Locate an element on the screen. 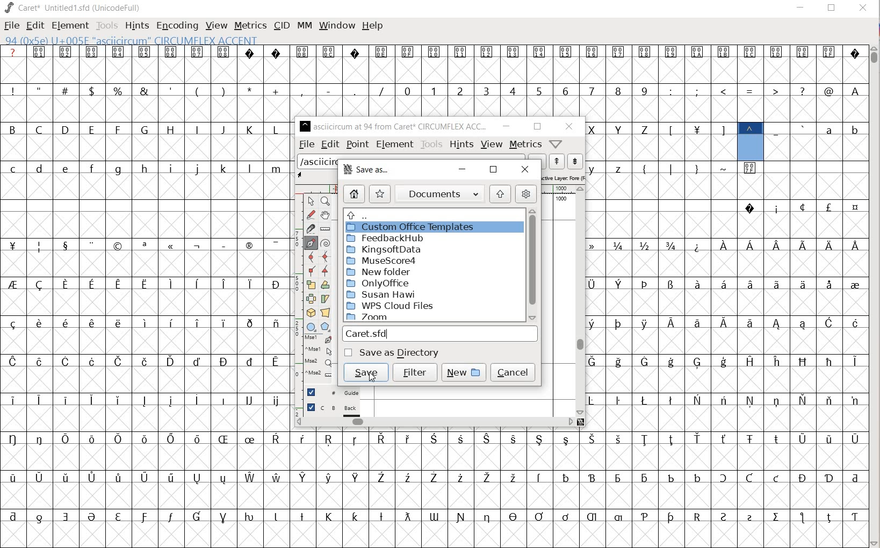  close is located at coordinates (527, 169).